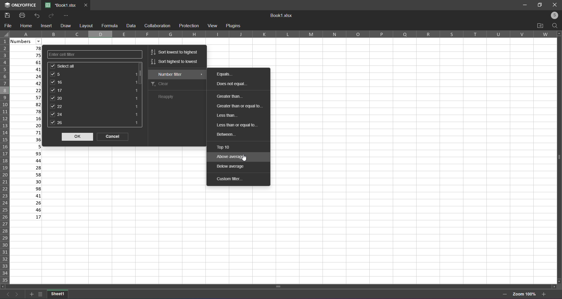  What do you see at coordinates (177, 74) in the screenshot?
I see `number filters` at bounding box center [177, 74].